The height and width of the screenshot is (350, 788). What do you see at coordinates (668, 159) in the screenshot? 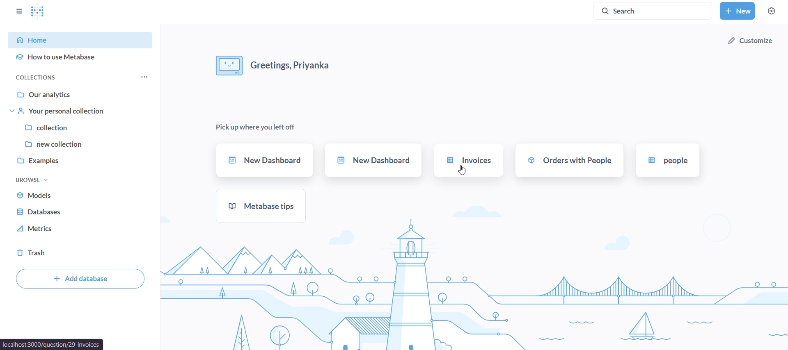
I see `people` at bounding box center [668, 159].